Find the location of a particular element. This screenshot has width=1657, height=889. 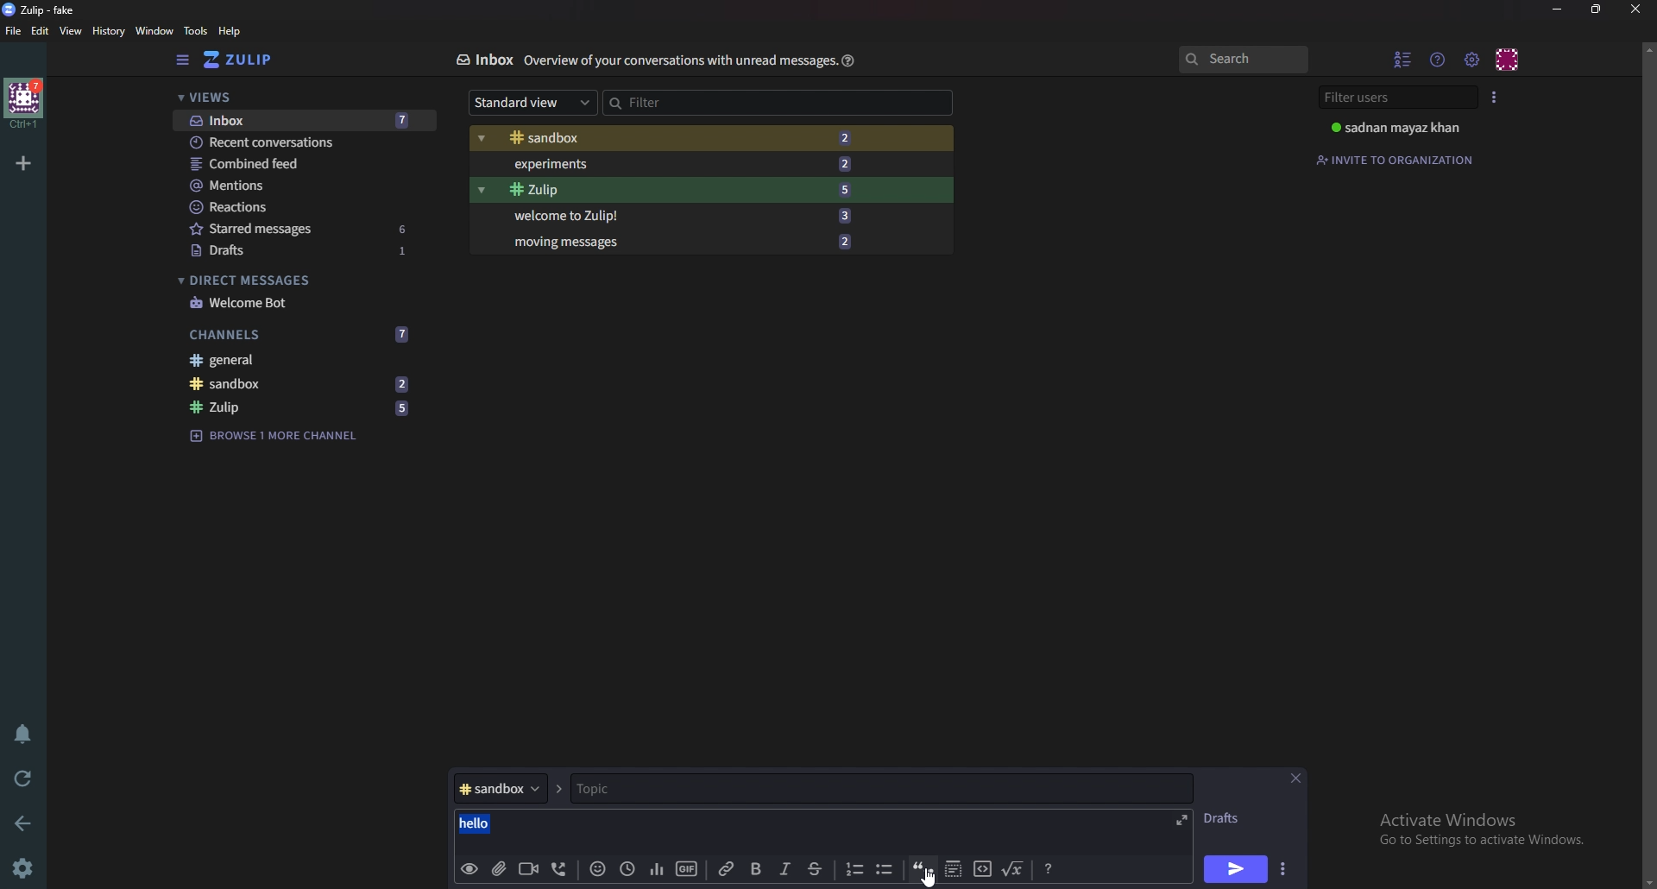

Invite to organization is located at coordinates (1401, 159).